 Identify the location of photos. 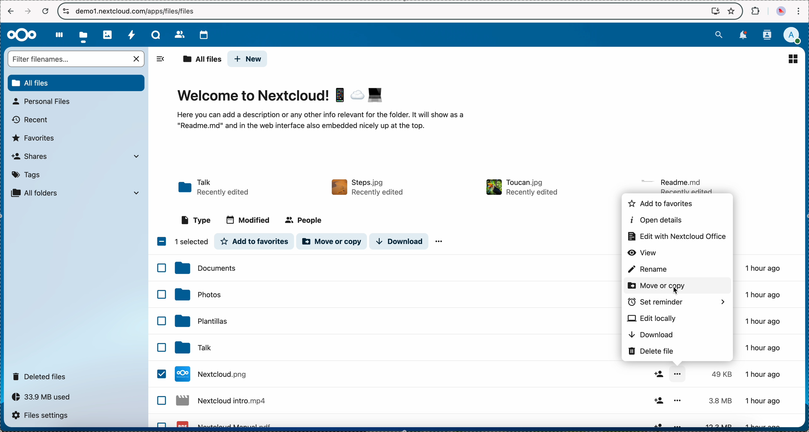
(108, 34).